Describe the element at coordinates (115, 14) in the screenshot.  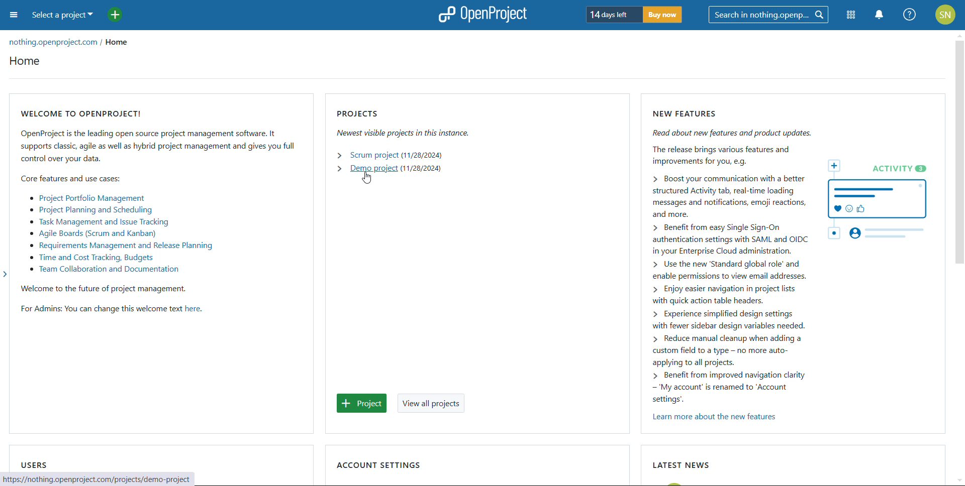
I see `add project` at that location.